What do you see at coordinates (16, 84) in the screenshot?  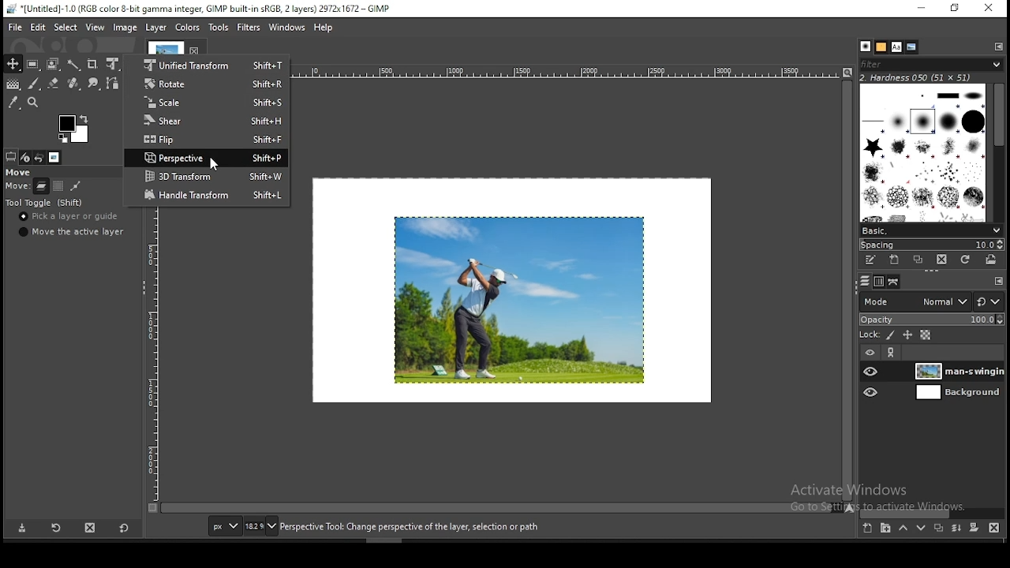 I see `gradient tool` at bounding box center [16, 84].